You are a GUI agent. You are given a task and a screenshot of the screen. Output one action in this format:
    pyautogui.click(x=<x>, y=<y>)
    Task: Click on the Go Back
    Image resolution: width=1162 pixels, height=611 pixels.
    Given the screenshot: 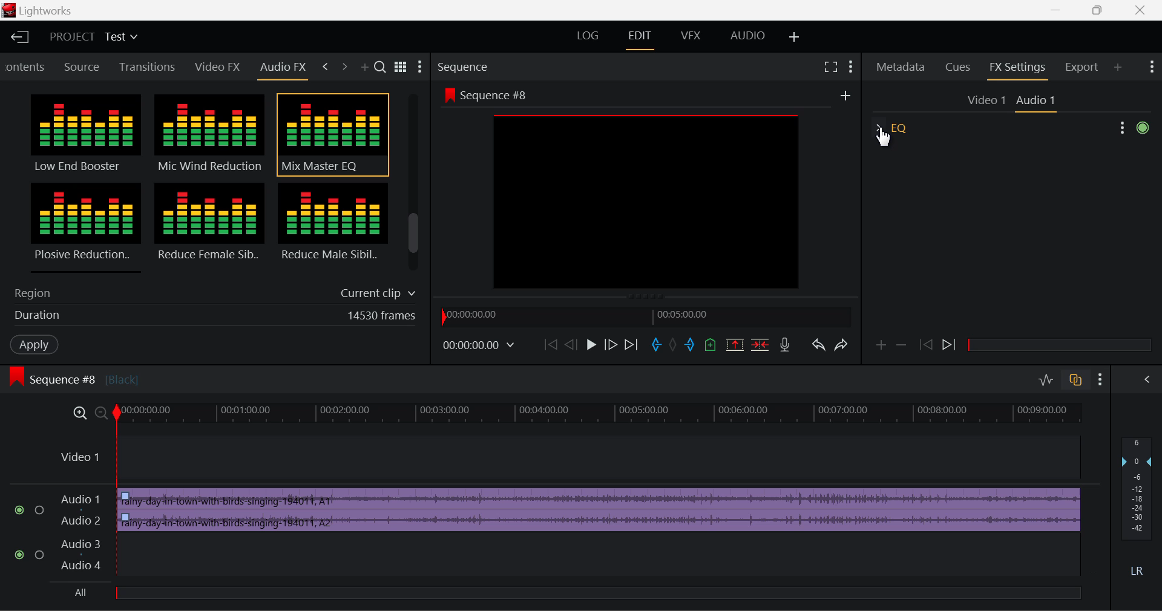 What is the action you would take?
    pyautogui.click(x=571, y=345)
    